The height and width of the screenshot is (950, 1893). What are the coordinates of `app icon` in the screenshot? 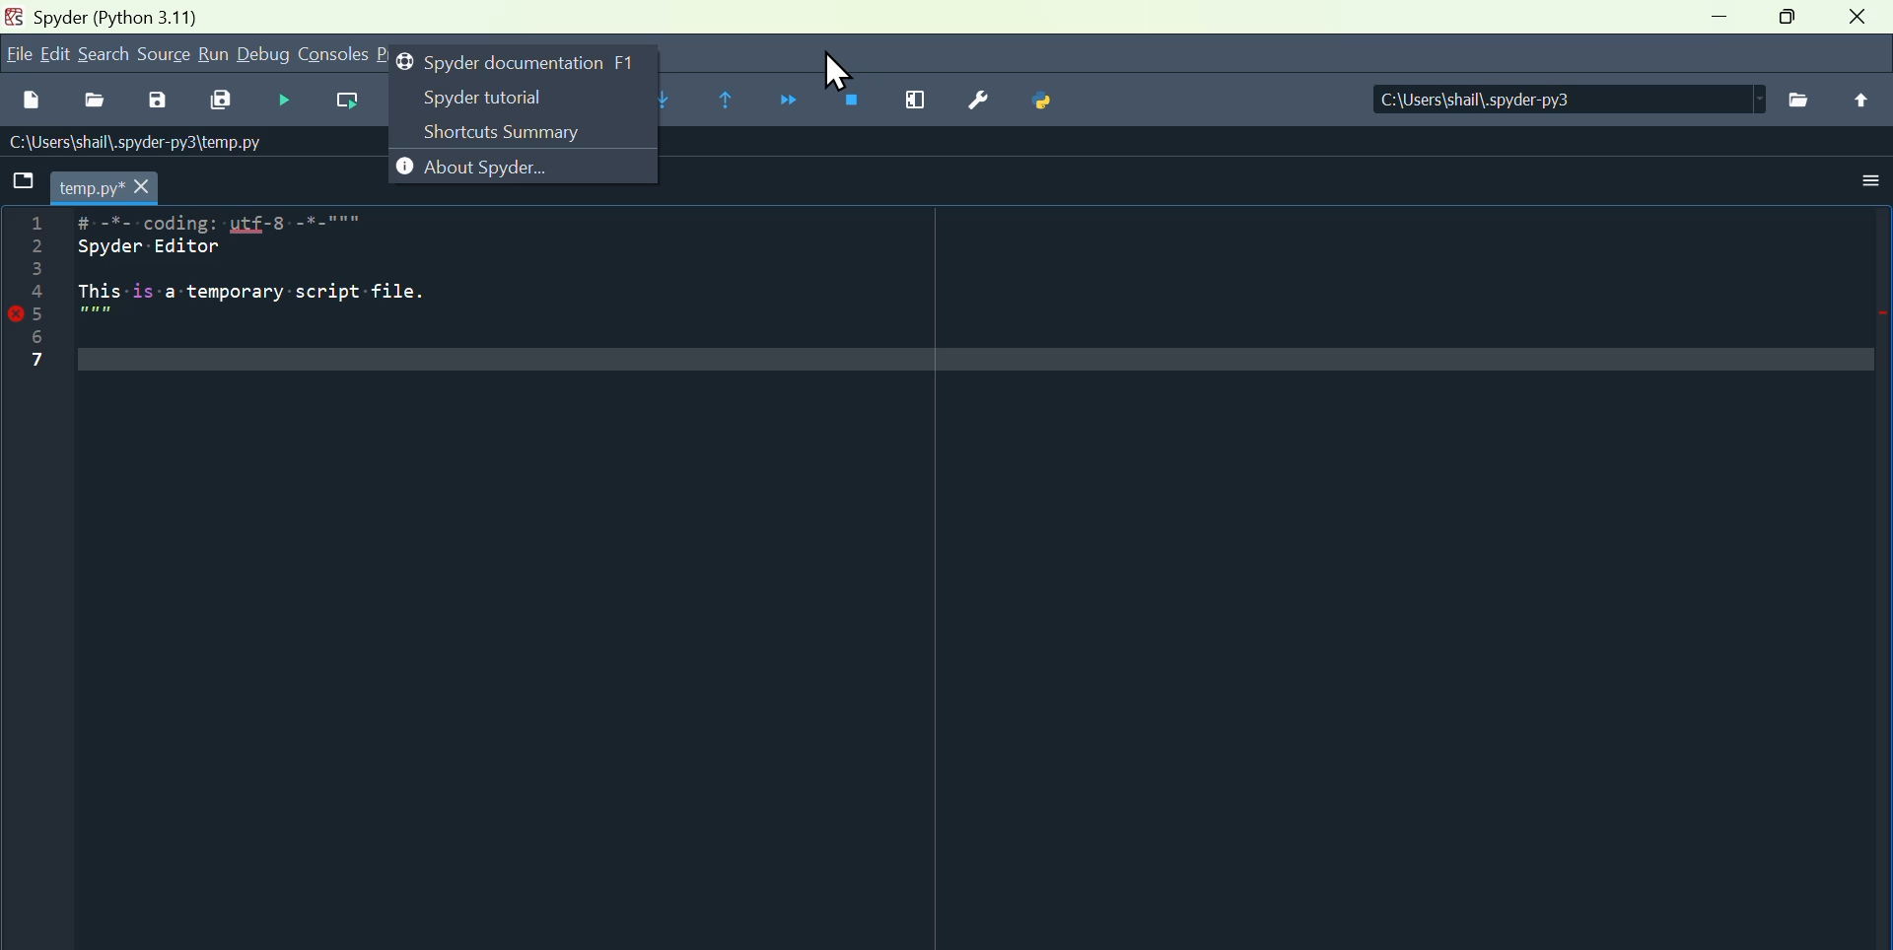 It's located at (14, 15).